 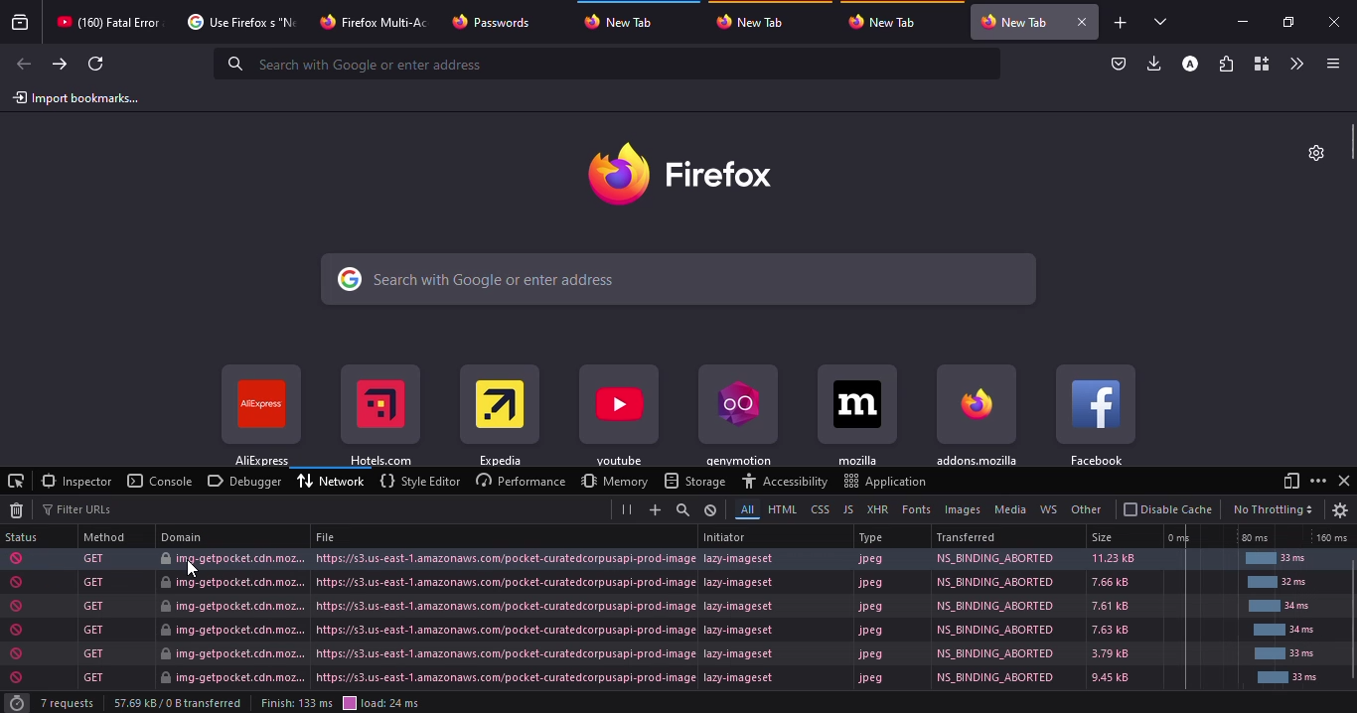 What do you see at coordinates (871, 538) in the screenshot?
I see `type` at bounding box center [871, 538].